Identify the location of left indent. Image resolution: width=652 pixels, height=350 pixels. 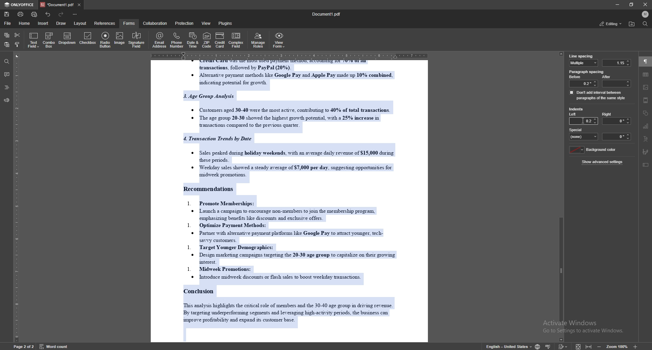
(573, 115).